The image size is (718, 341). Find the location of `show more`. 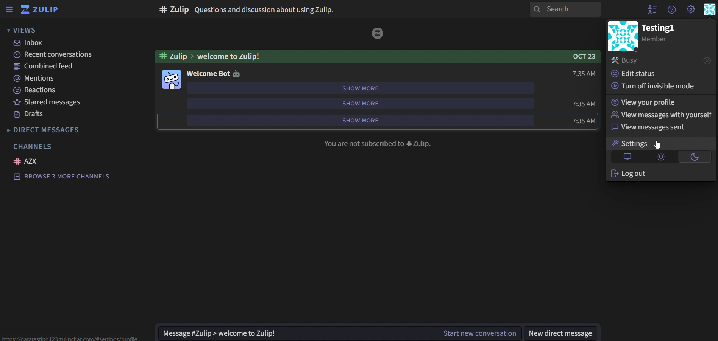

show more is located at coordinates (359, 101).